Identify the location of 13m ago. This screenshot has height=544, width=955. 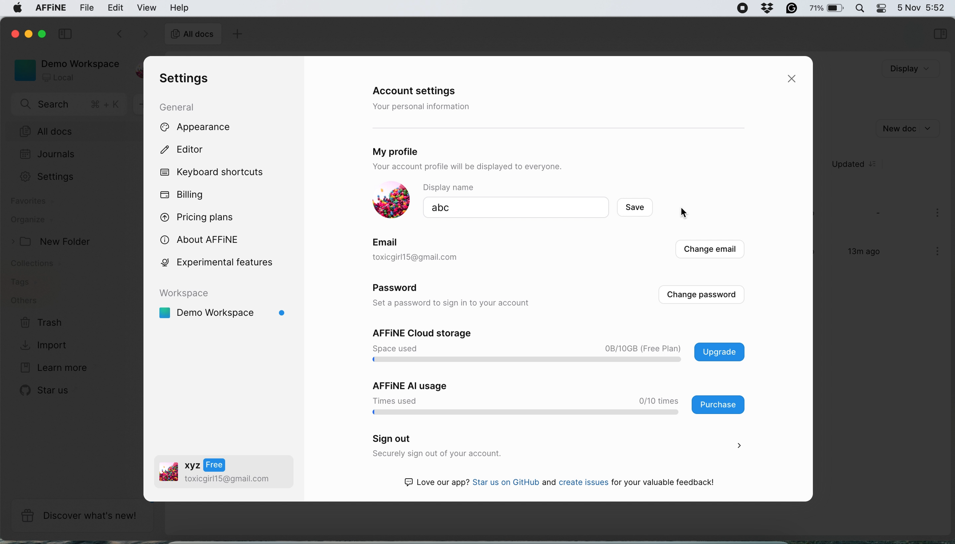
(859, 255).